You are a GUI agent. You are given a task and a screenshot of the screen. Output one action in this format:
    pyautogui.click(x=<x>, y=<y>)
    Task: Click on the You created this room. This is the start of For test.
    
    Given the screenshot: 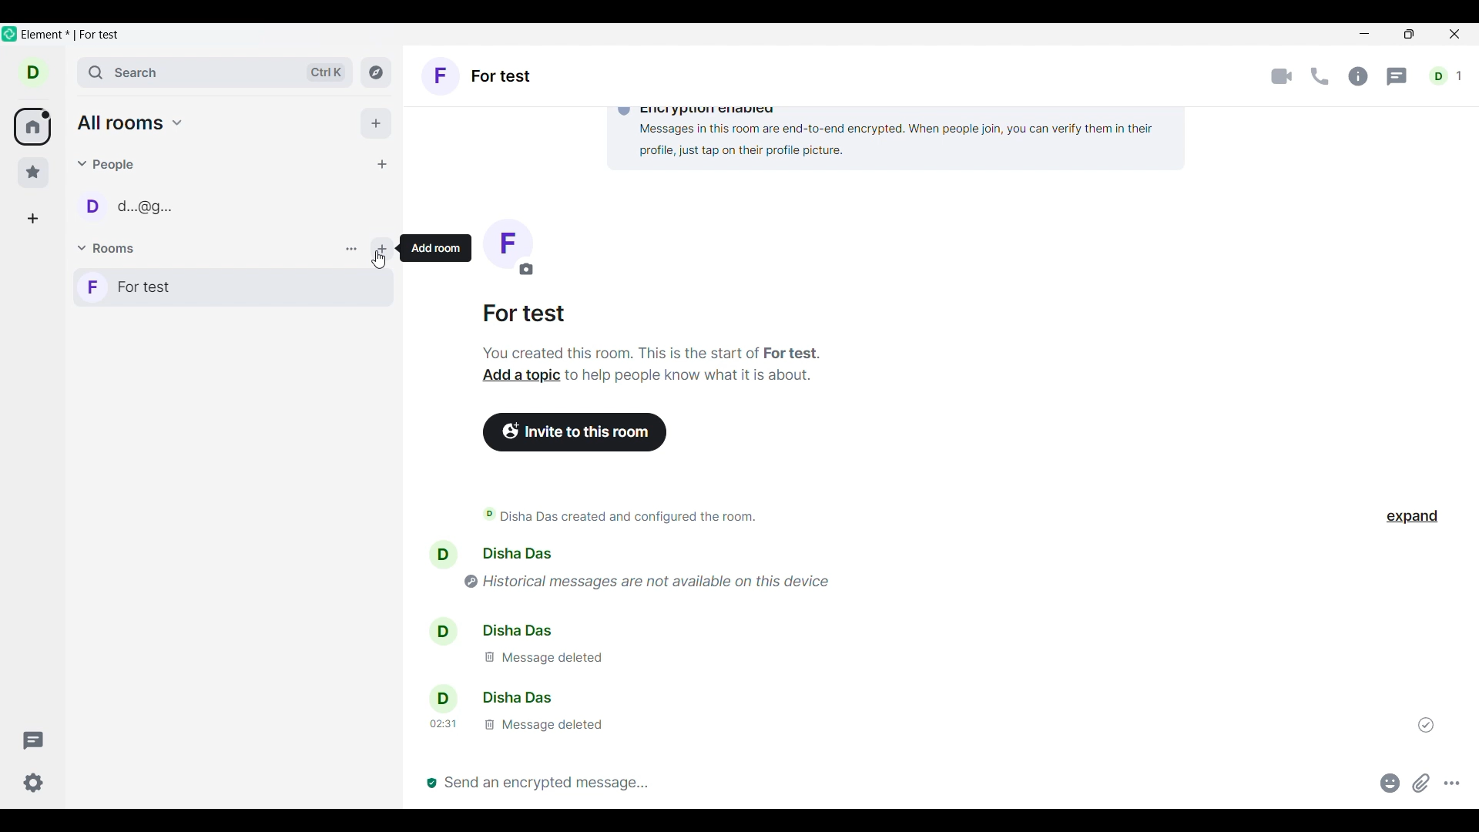 What is the action you would take?
    pyautogui.click(x=659, y=352)
    